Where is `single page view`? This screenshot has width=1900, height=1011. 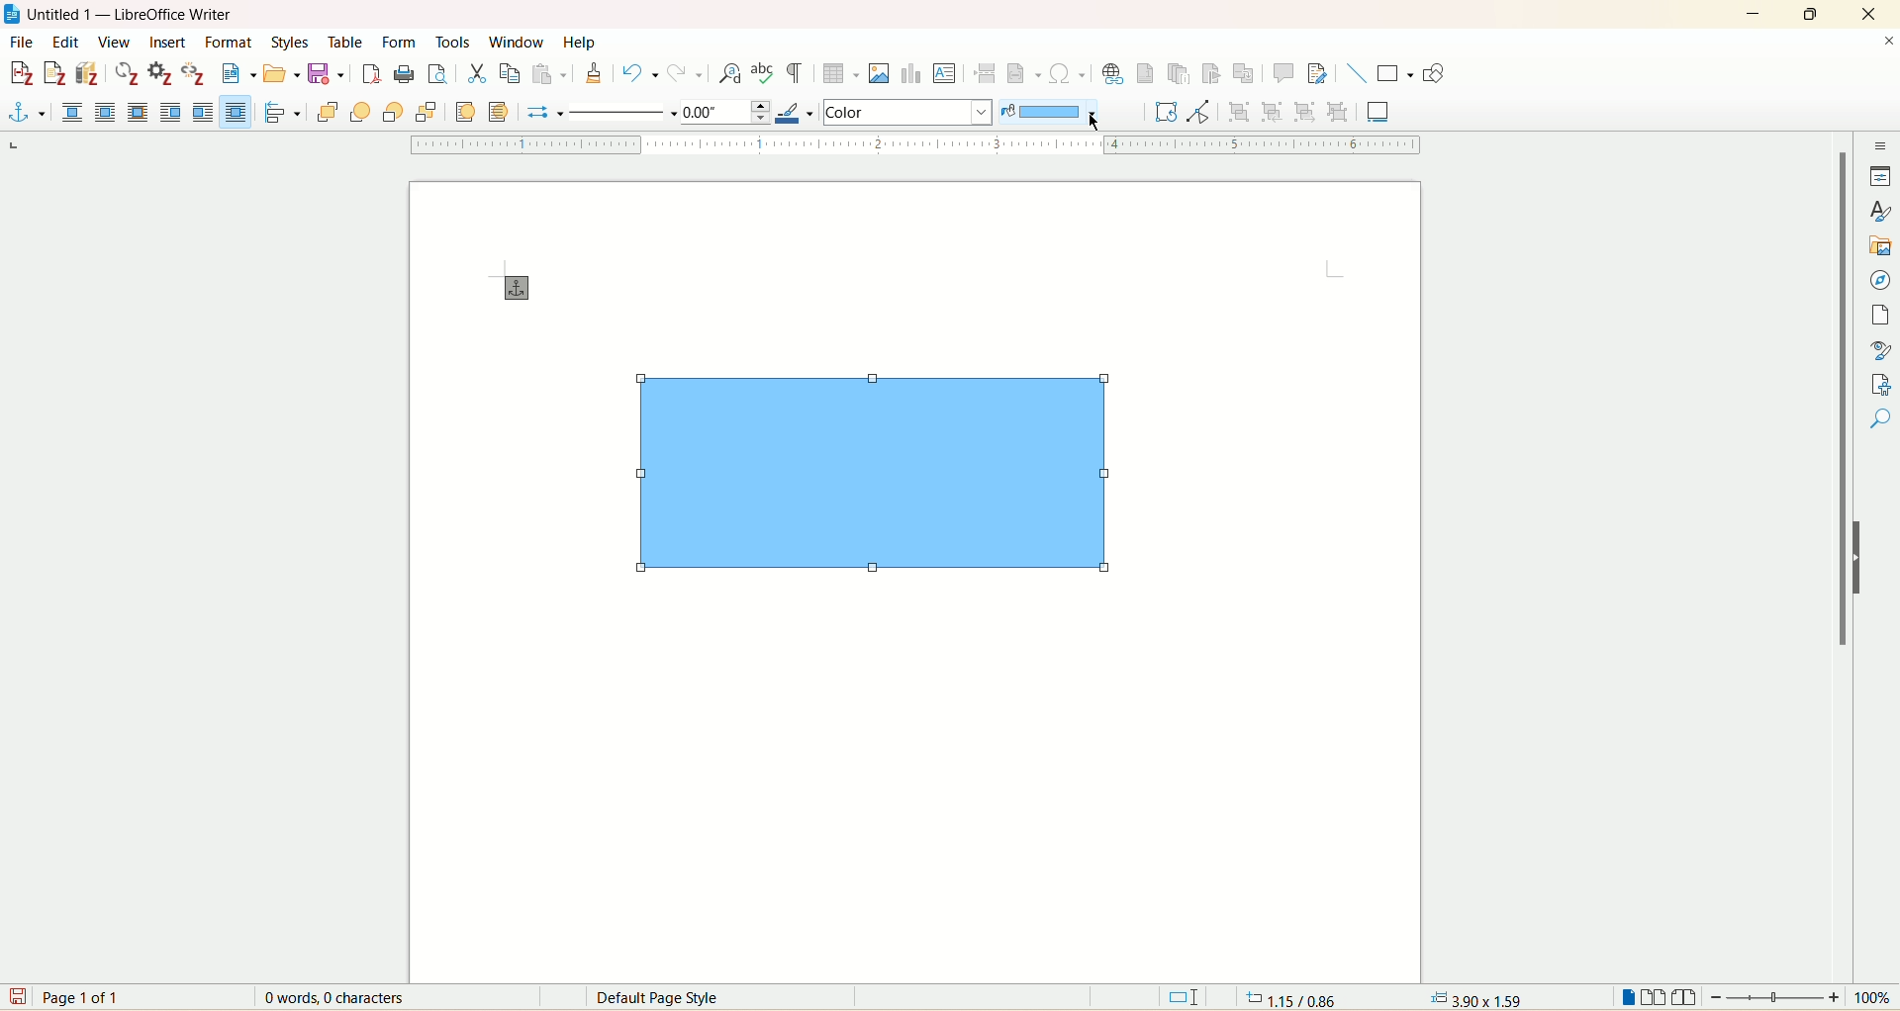
single page view is located at coordinates (1626, 997).